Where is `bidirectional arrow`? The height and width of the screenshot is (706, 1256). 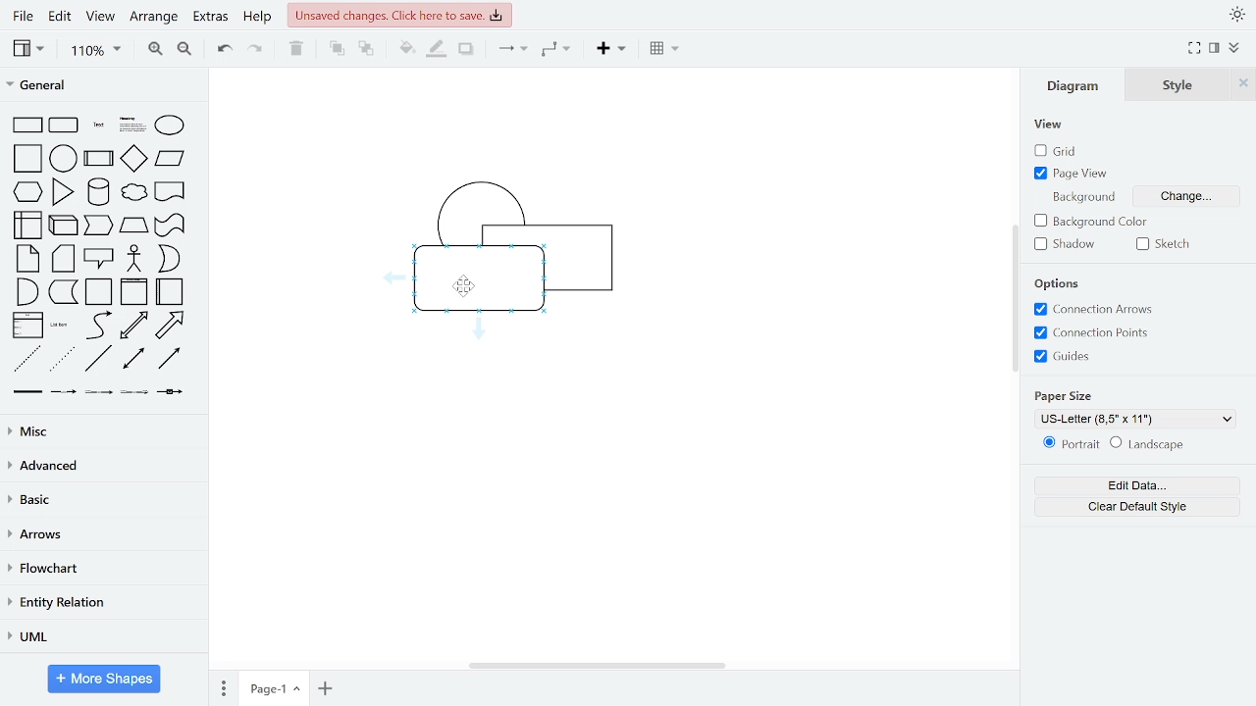
bidirectional arrow is located at coordinates (134, 327).